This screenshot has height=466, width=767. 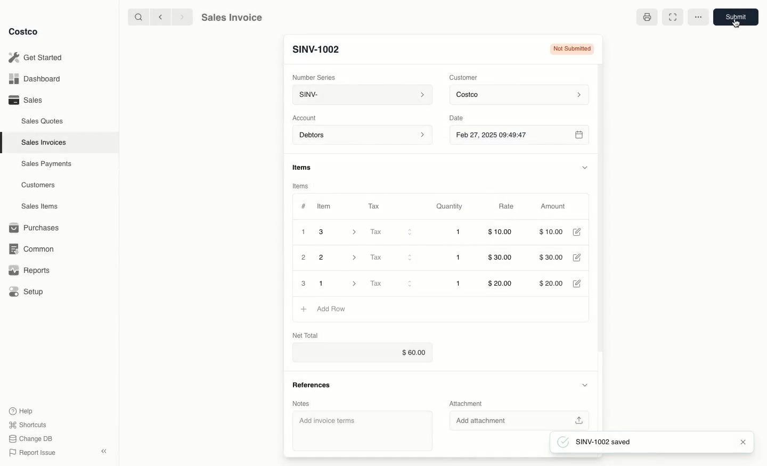 I want to click on 3, so click(x=341, y=232).